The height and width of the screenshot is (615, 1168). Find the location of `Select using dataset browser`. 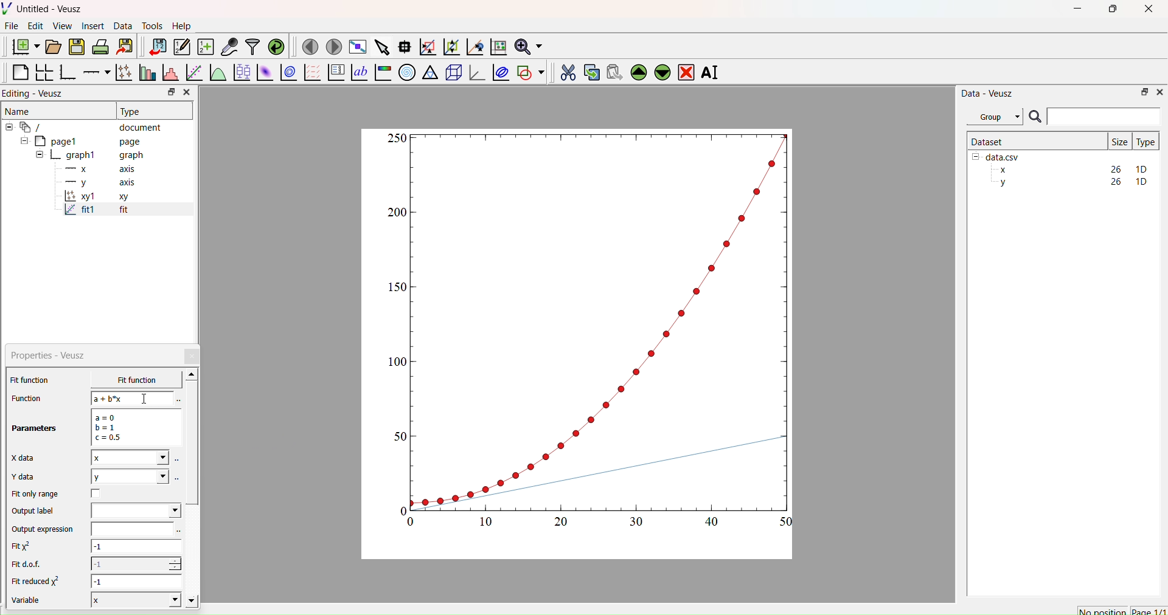

Select using dataset browser is located at coordinates (178, 478).